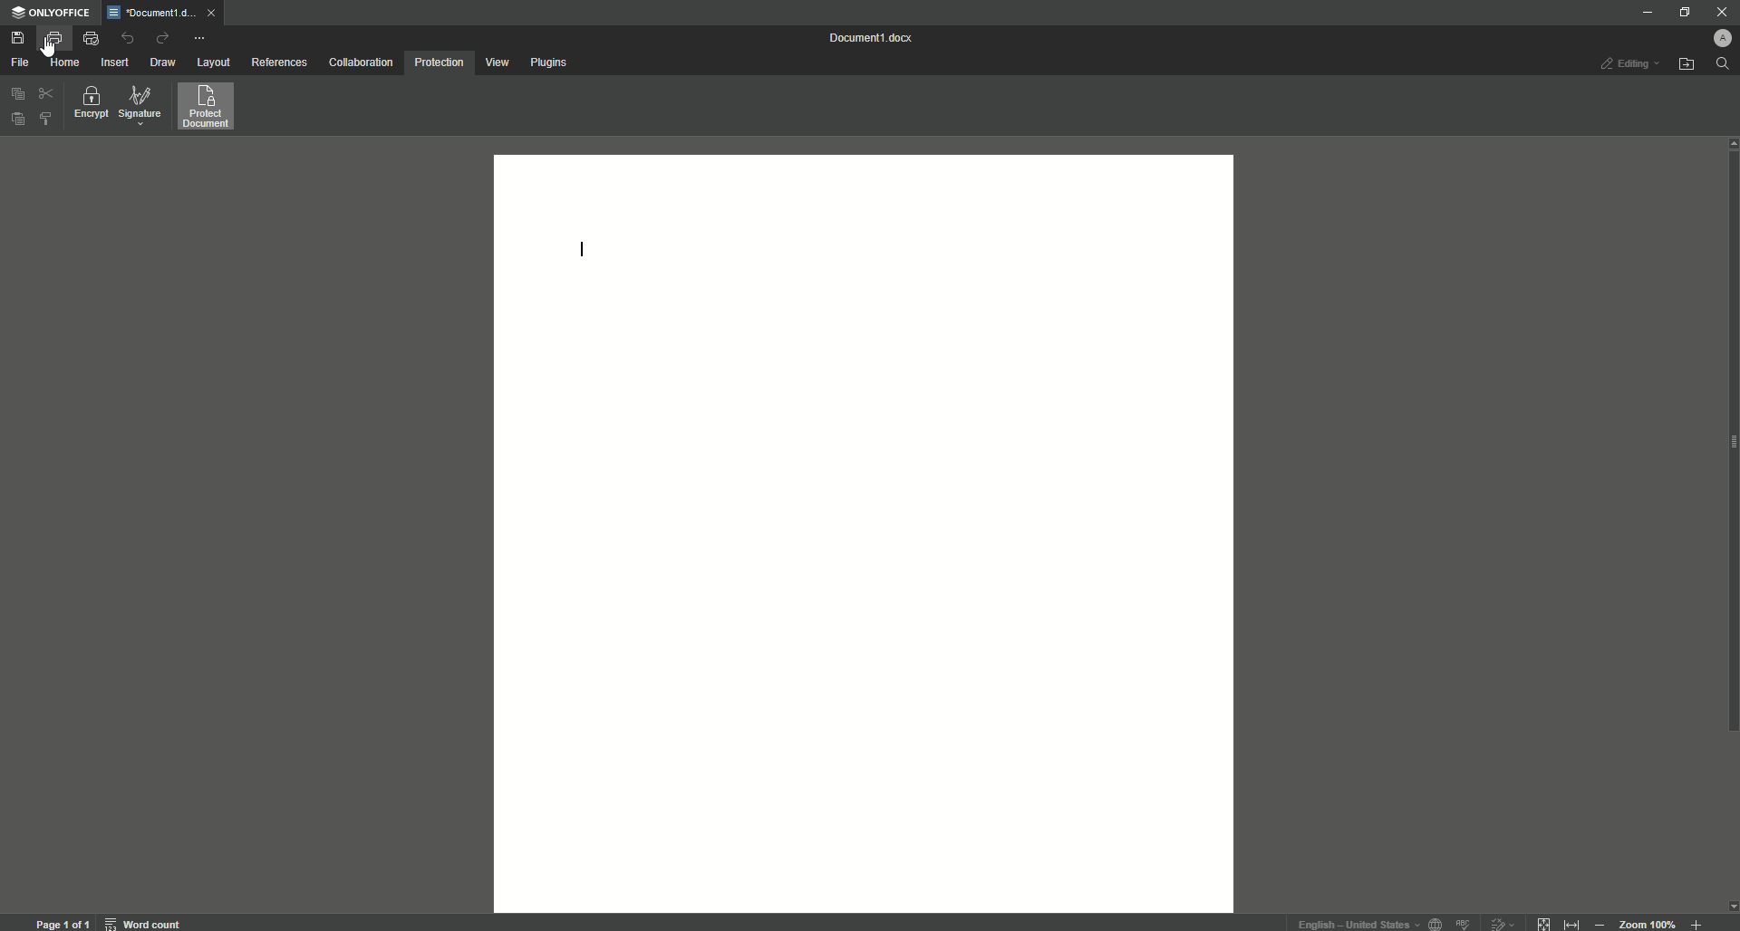 The image size is (1740, 931). Describe the element at coordinates (166, 39) in the screenshot. I see `Redo` at that location.